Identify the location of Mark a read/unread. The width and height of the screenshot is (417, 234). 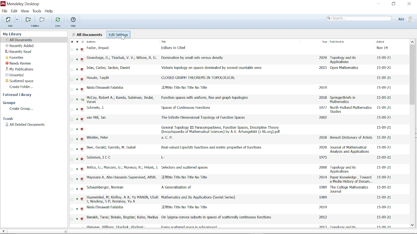
(77, 42).